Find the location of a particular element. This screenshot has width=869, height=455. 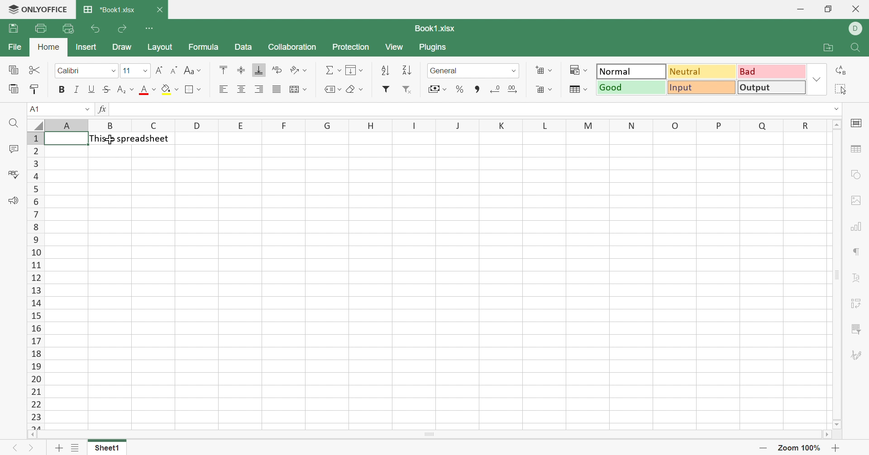

Row Numbers is located at coordinates (35, 280).